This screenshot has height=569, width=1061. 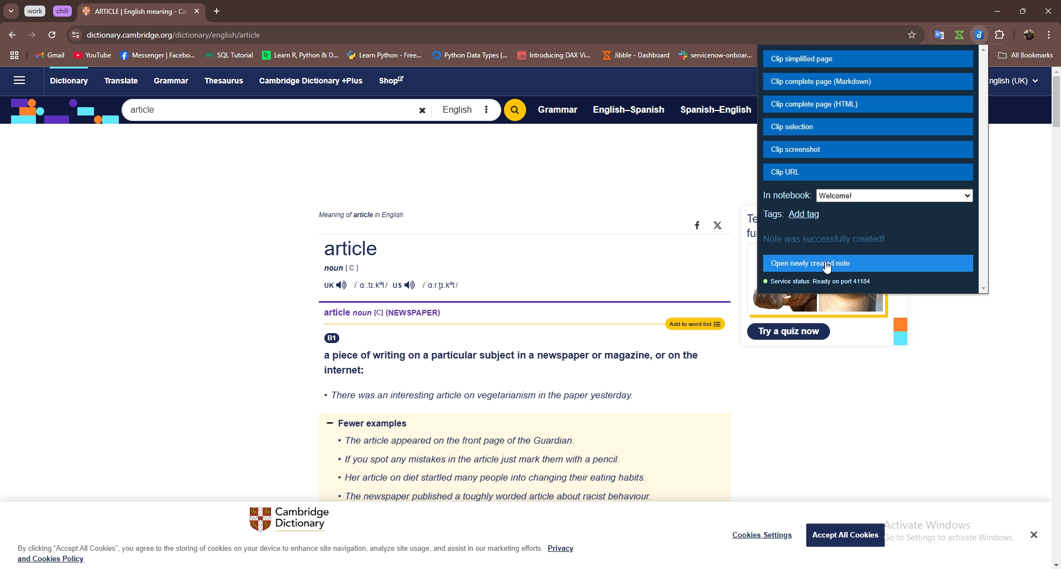 I want to click on tags, so click(x=773, y=214).